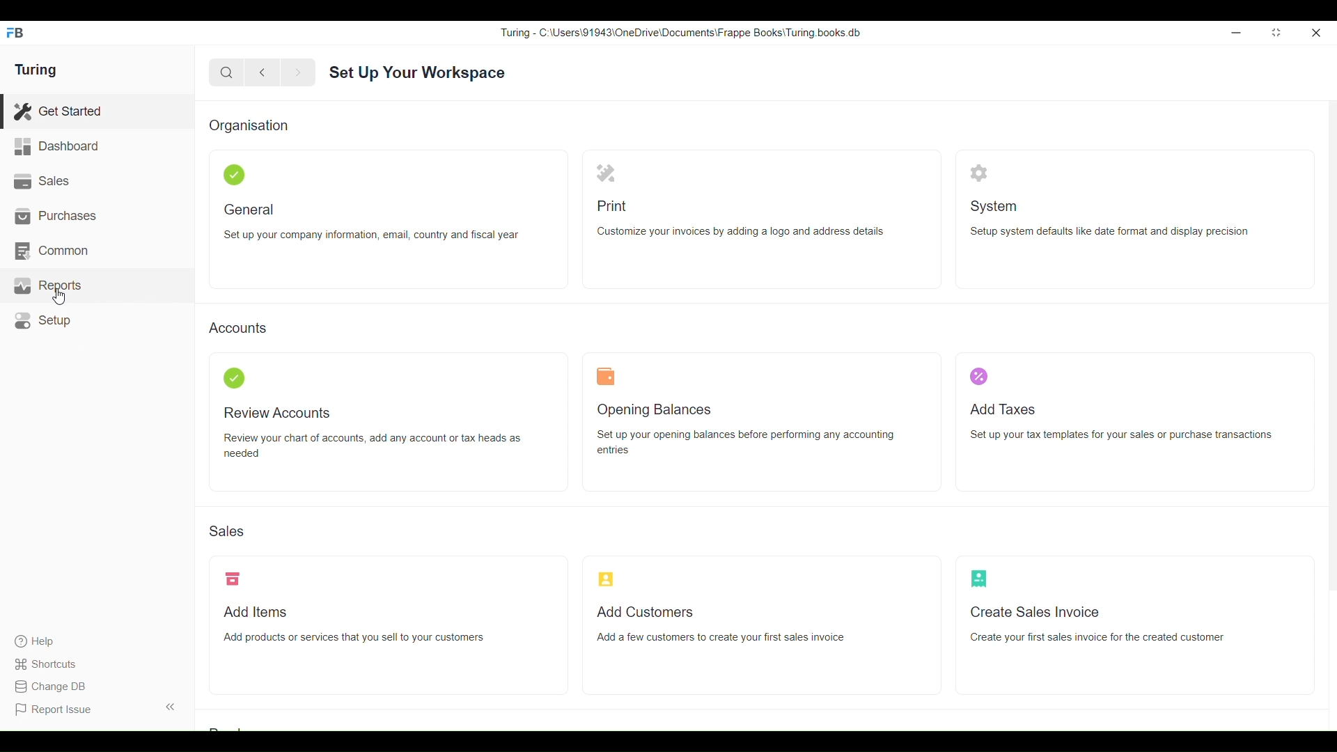 The width and height of the screenshot is (1337, 752). What do you see at coordinates (35, 70) in the screenshot?
I see `Turing` at bounding box center [35, 70].